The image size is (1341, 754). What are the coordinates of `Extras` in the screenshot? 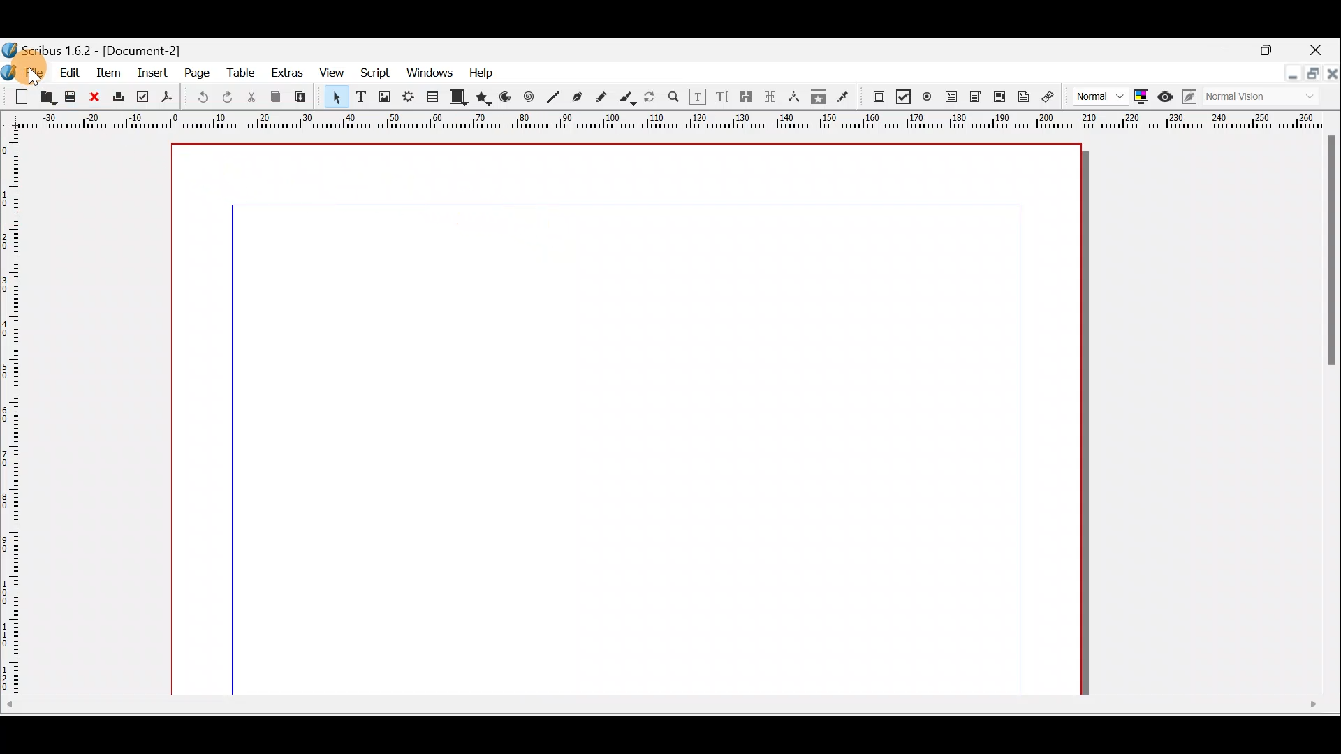 It's located at (286, 71).